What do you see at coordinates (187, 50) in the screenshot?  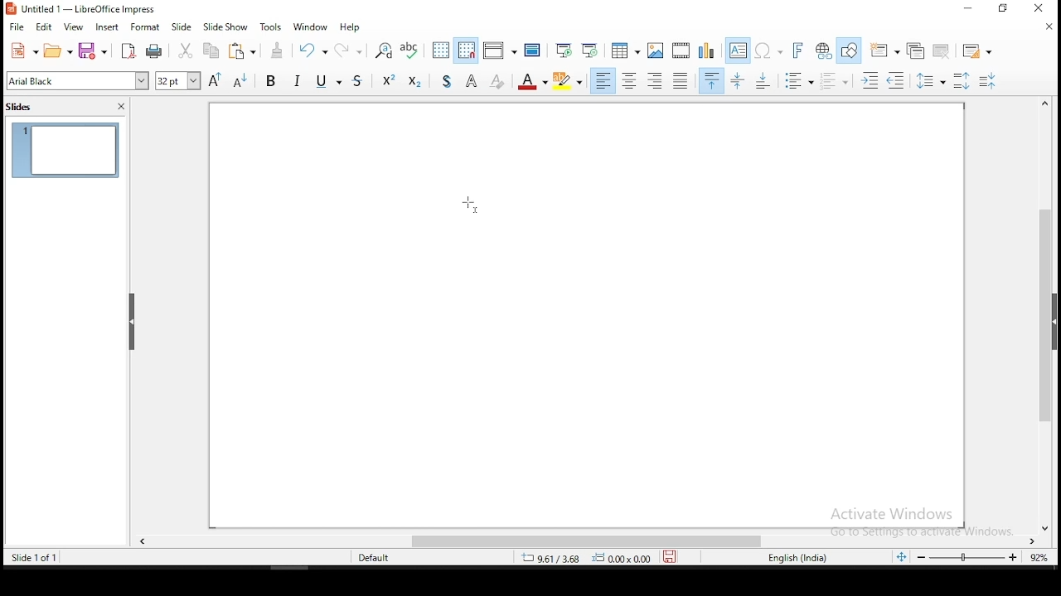 I see `cut` at bounding box center [187, 50].